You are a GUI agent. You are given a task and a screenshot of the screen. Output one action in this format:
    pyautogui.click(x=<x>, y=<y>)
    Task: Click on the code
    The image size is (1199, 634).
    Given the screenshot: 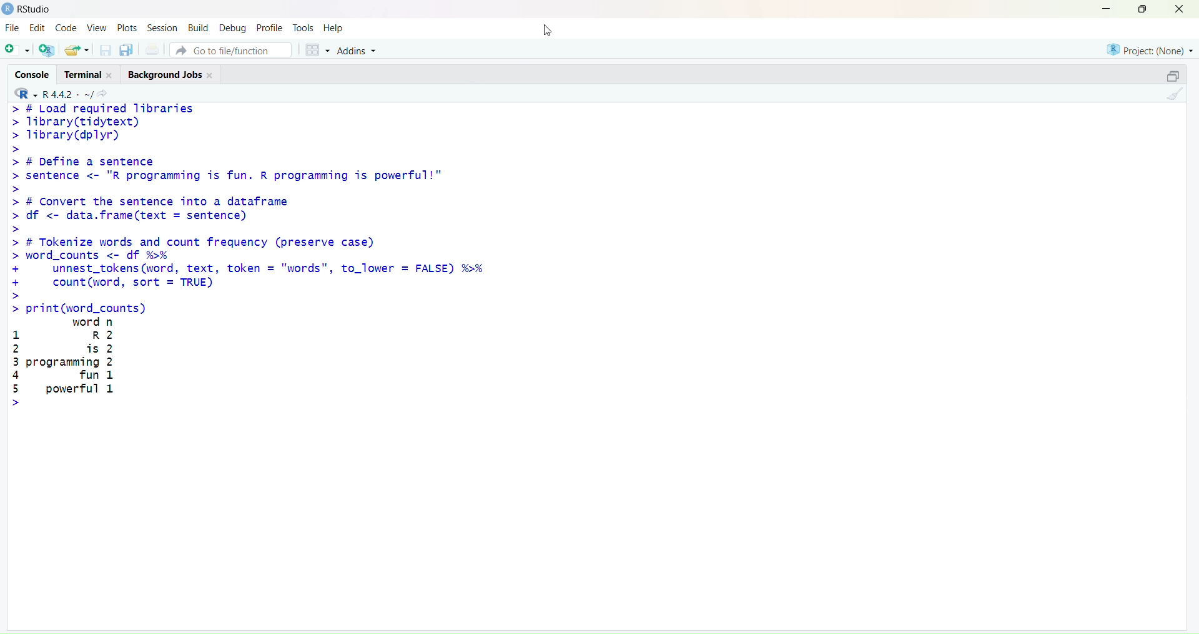 What is the action you would take?
    pyautogui.click(x=69, y=29)
    